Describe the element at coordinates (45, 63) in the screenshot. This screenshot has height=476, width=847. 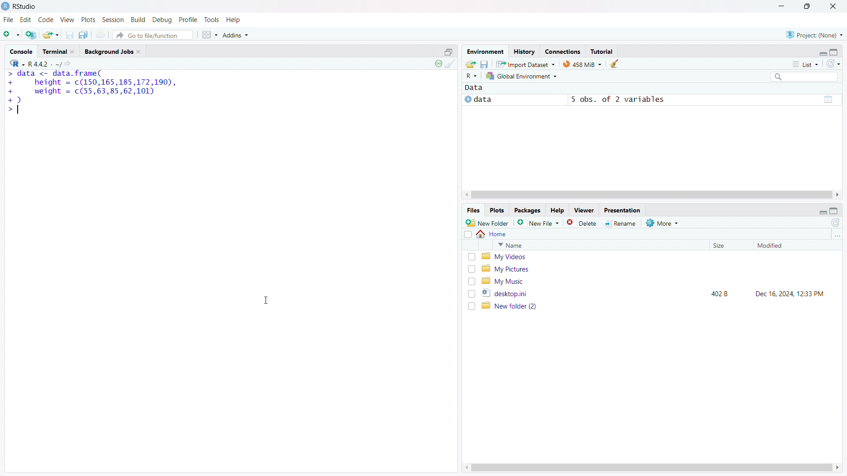
I see `R 4.4.2 . ~/` at that location.